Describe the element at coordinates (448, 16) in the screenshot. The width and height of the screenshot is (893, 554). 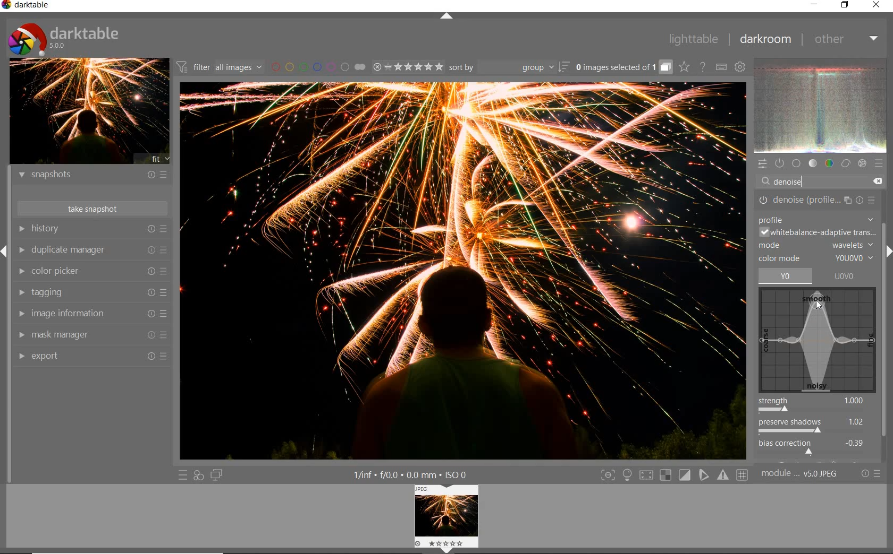
I see `expand/collapse` at that location.